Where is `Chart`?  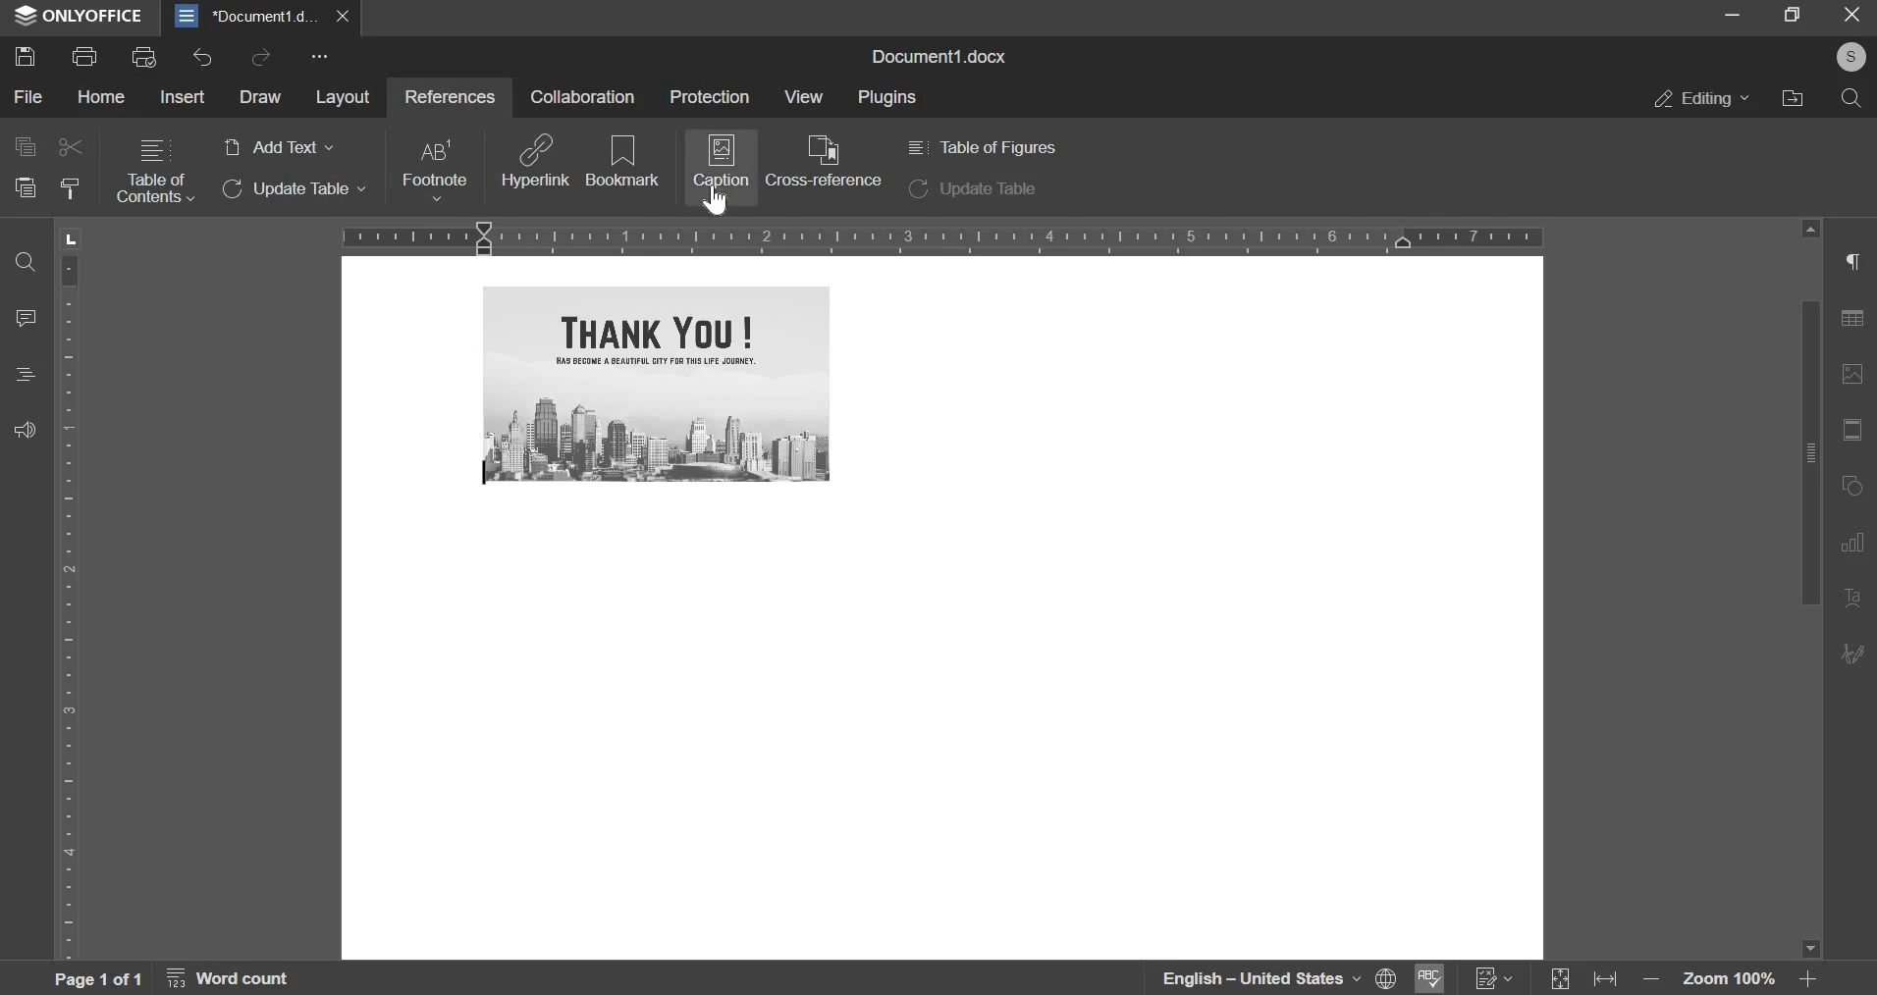
Chart is located at coordinates (1858, 543).